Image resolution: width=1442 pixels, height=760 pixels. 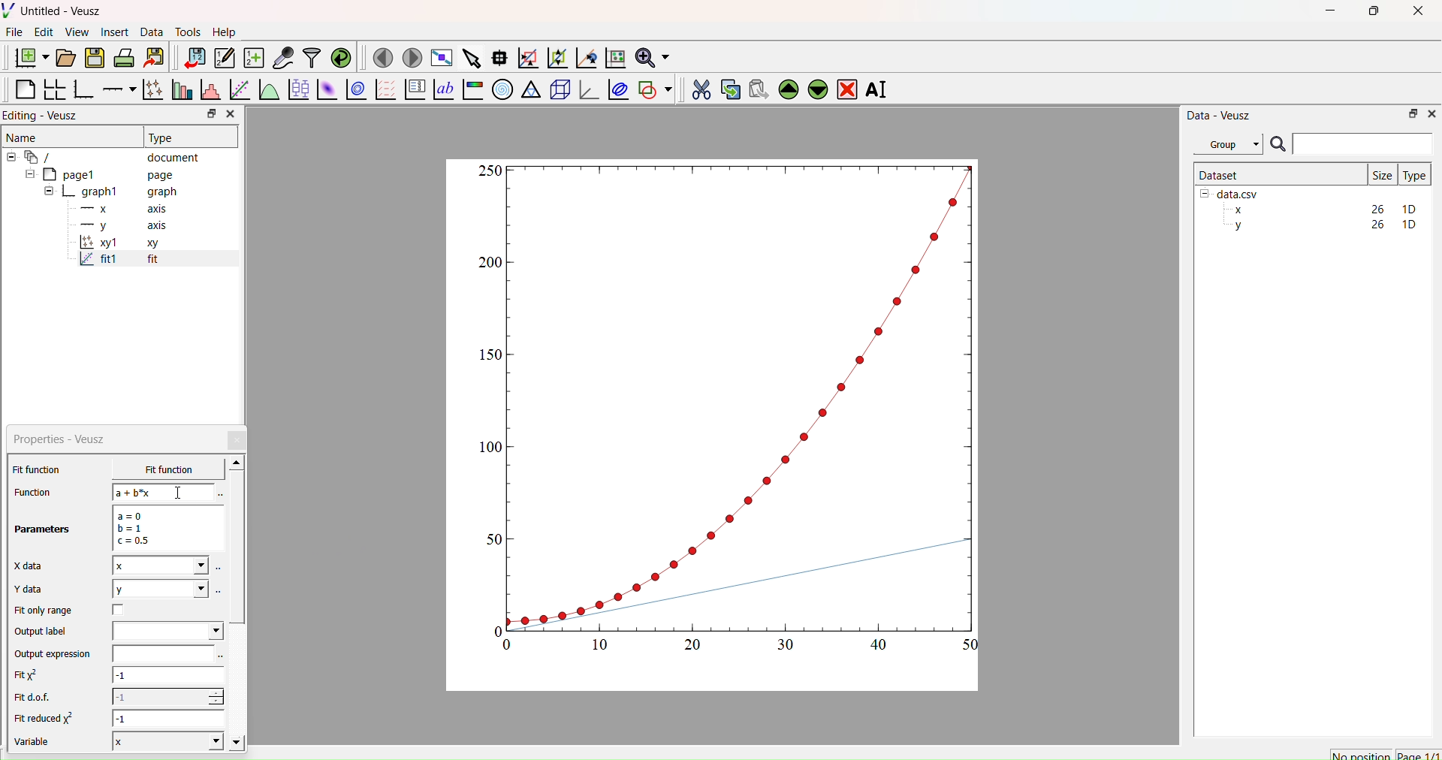 What do you see at coordinates (38, 590) in the screenshot?
I see `Y data` at bounding box center [38, 590].